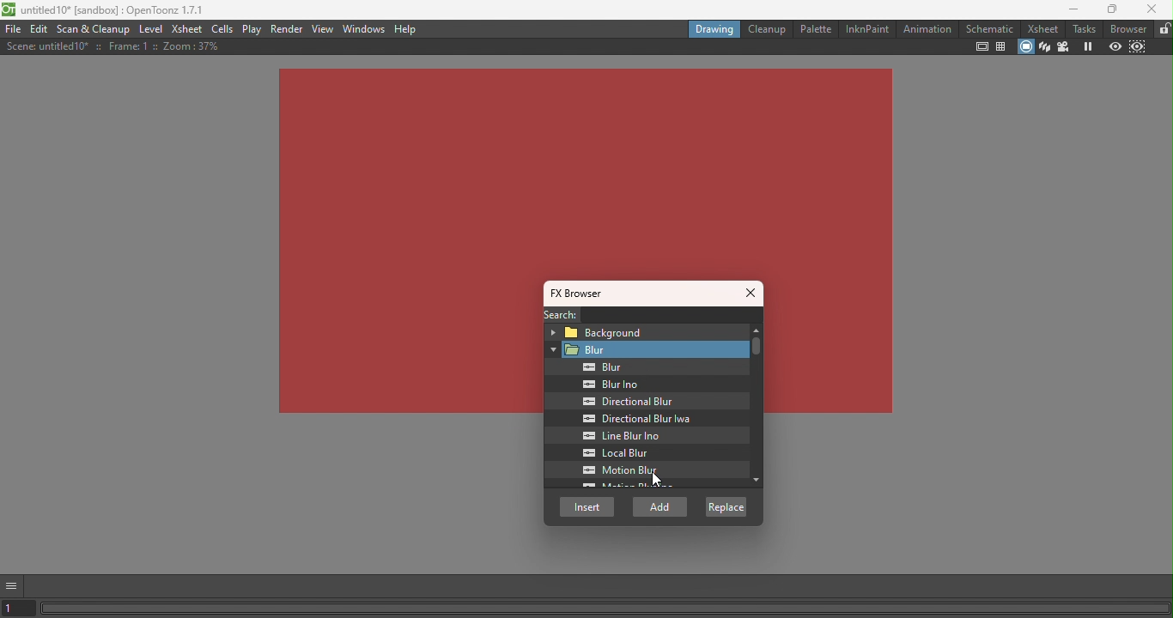 Image resolution: width=1173 pixels, height=618 pixels. What do you see at coordinates (1040, 27) in the screenshot?
I see `Xsheet` at bounding box center [1040, 27].